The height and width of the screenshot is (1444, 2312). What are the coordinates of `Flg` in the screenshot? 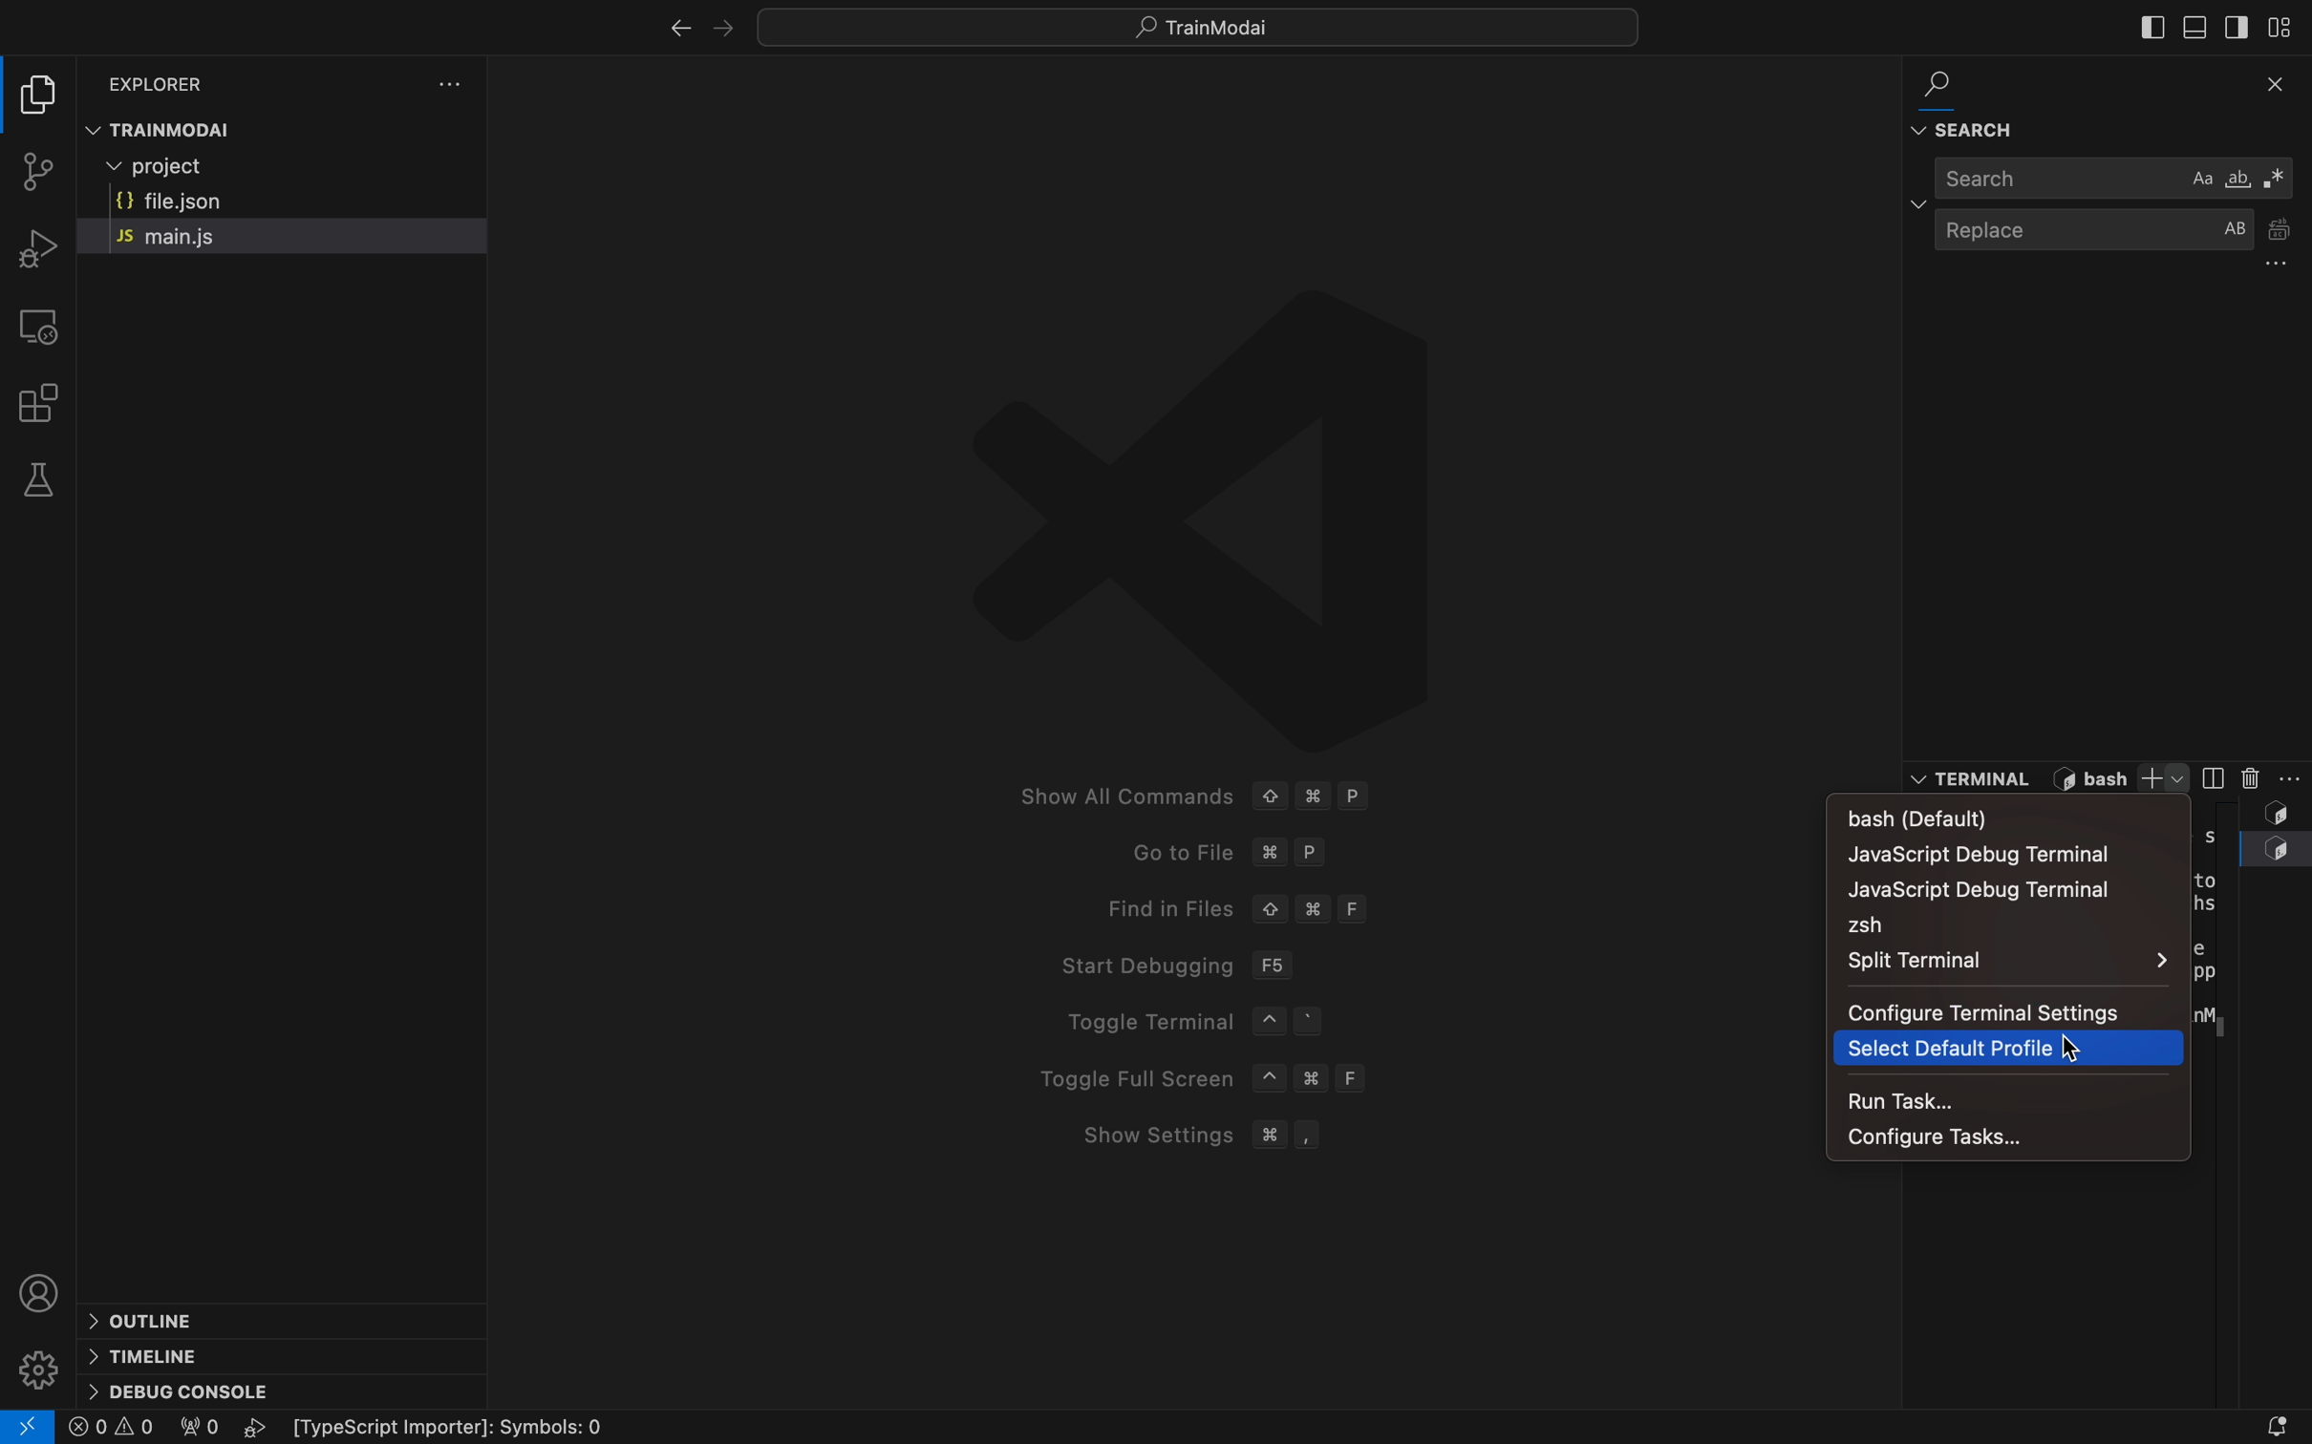 It's located at (197, 1430).